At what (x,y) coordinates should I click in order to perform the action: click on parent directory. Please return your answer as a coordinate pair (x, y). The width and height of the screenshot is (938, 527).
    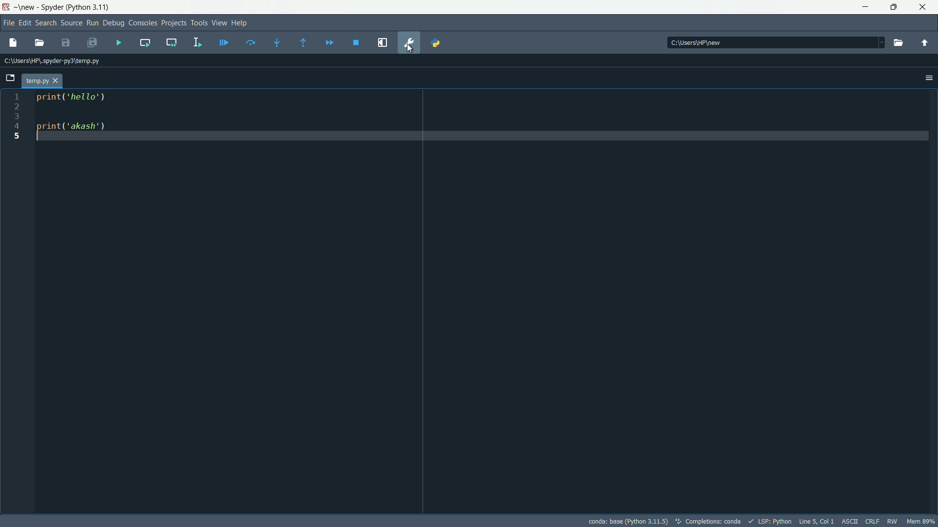
    Looking at the image, I should click on (924, 44).